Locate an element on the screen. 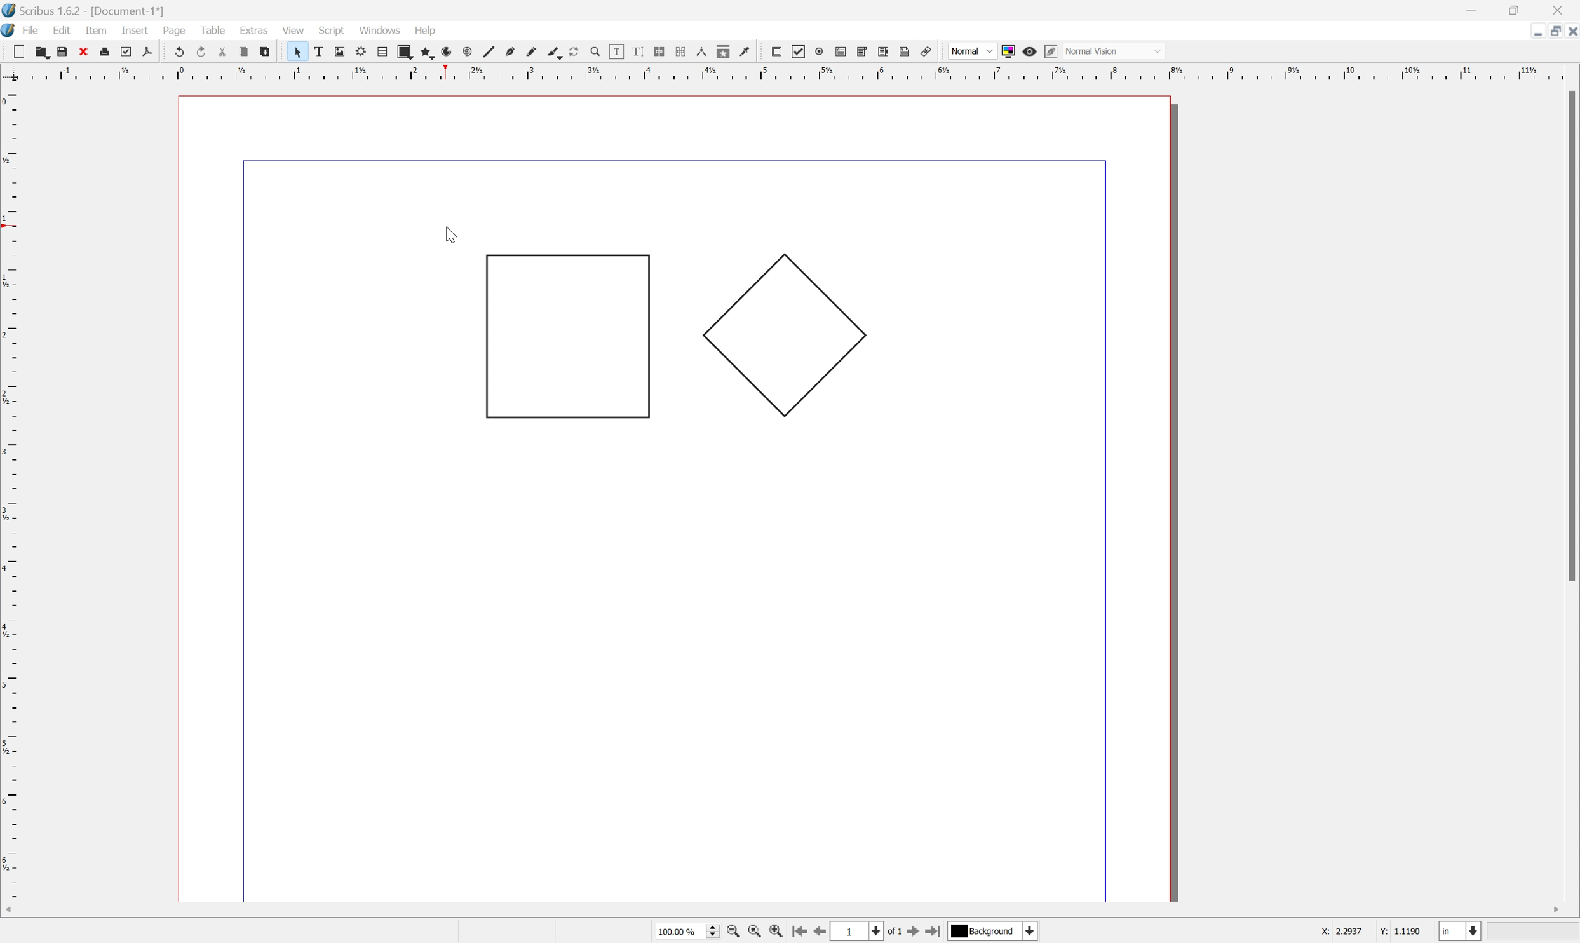 The image size is (1580, 943). Ruler is located at coordinates (792, 71).